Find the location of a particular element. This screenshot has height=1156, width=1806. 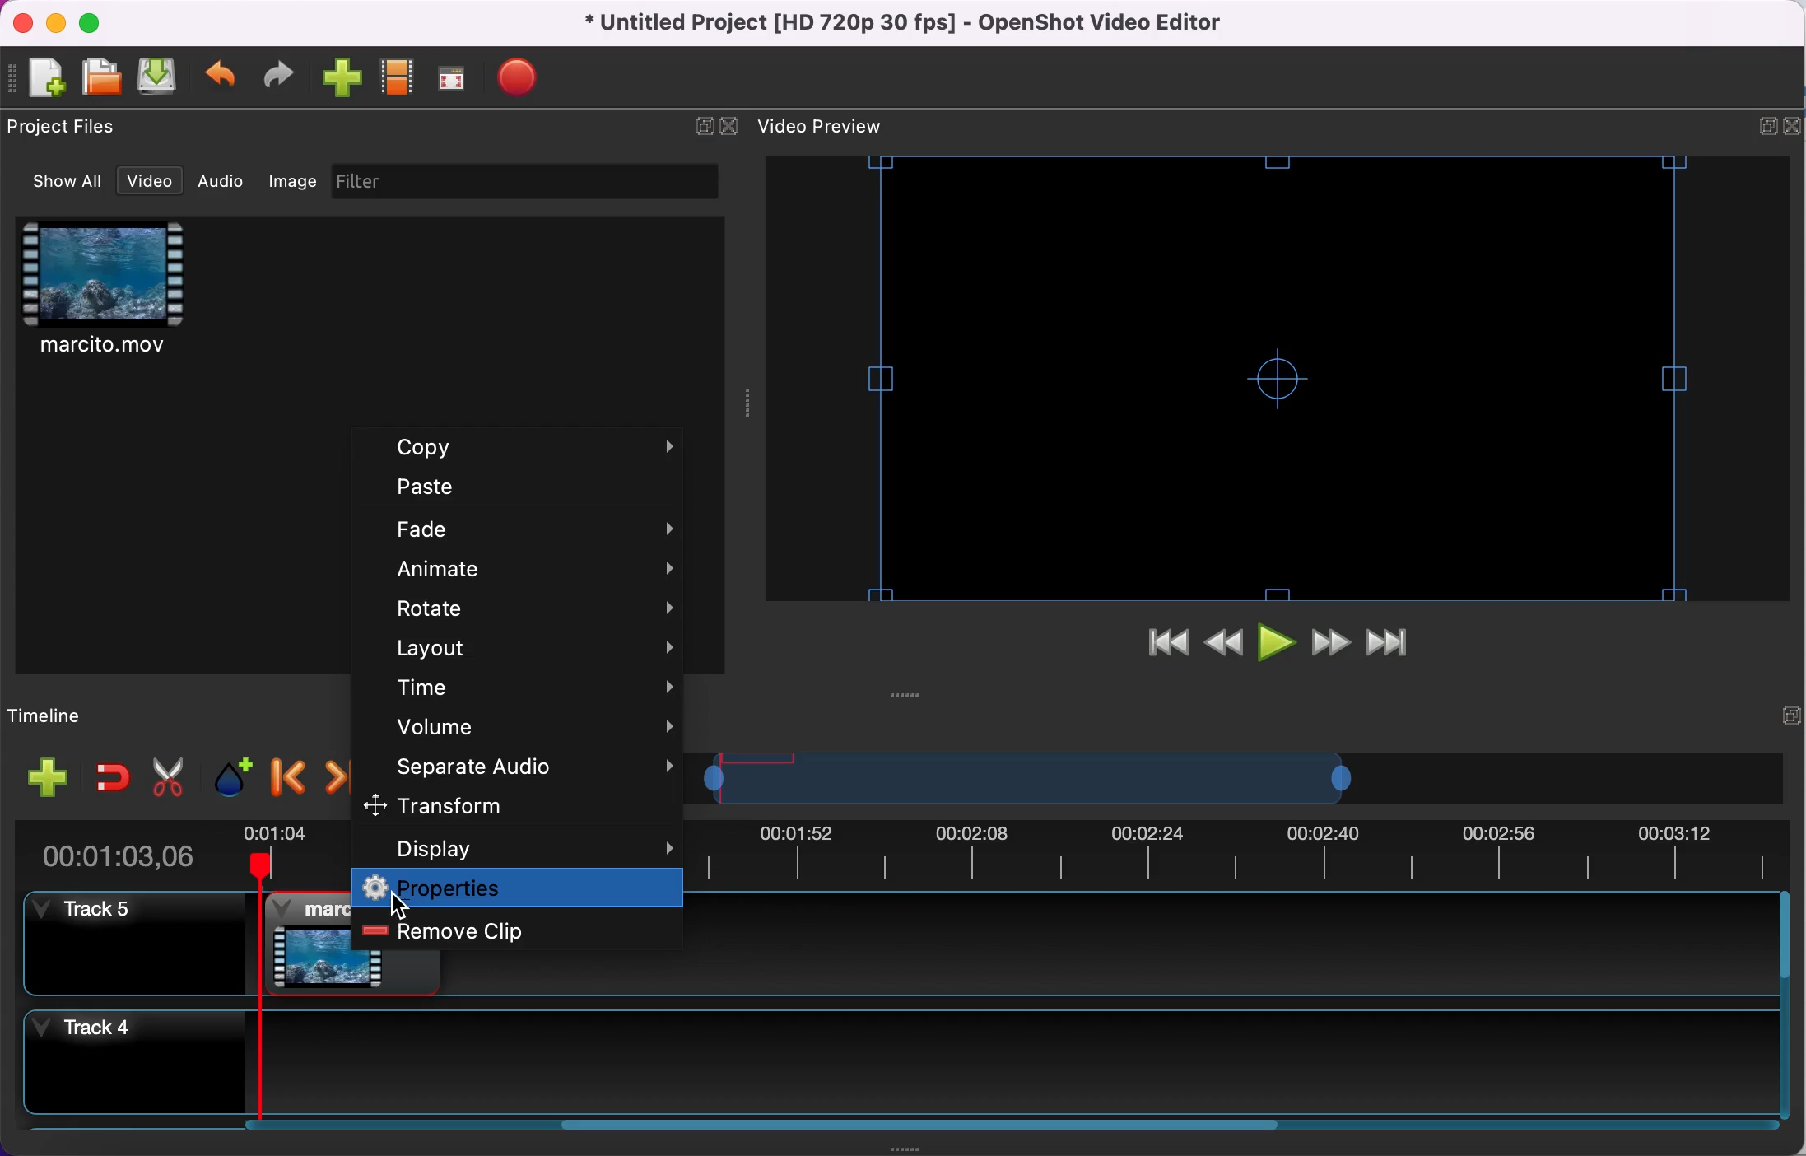

rotate is located at coordinates (527, 607).